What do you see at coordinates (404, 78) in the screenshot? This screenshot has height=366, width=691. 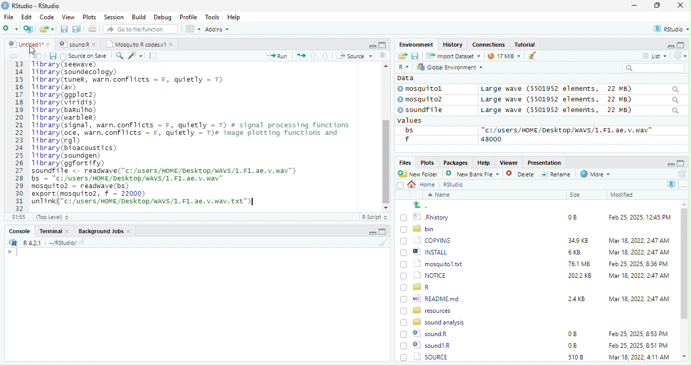 I see `data` at bounding box center [404, 78].